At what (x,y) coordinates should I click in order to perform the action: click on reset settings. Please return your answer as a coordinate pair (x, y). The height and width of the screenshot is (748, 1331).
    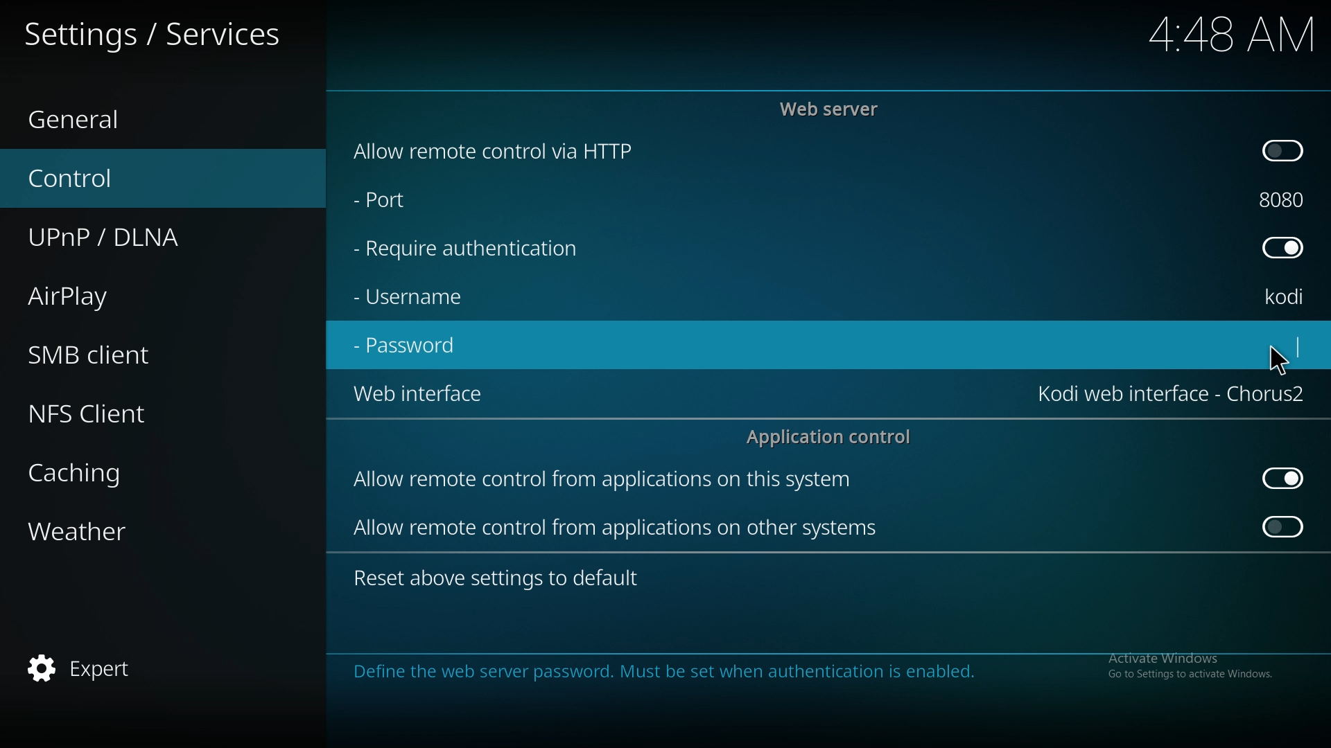
    Looking at the image, I should click on (501, 577).